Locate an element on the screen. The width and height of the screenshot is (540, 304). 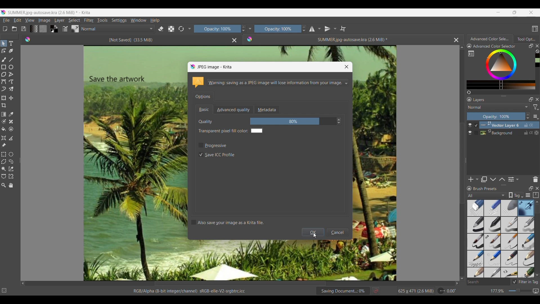
Close tab is located at coordinates (537, 46).